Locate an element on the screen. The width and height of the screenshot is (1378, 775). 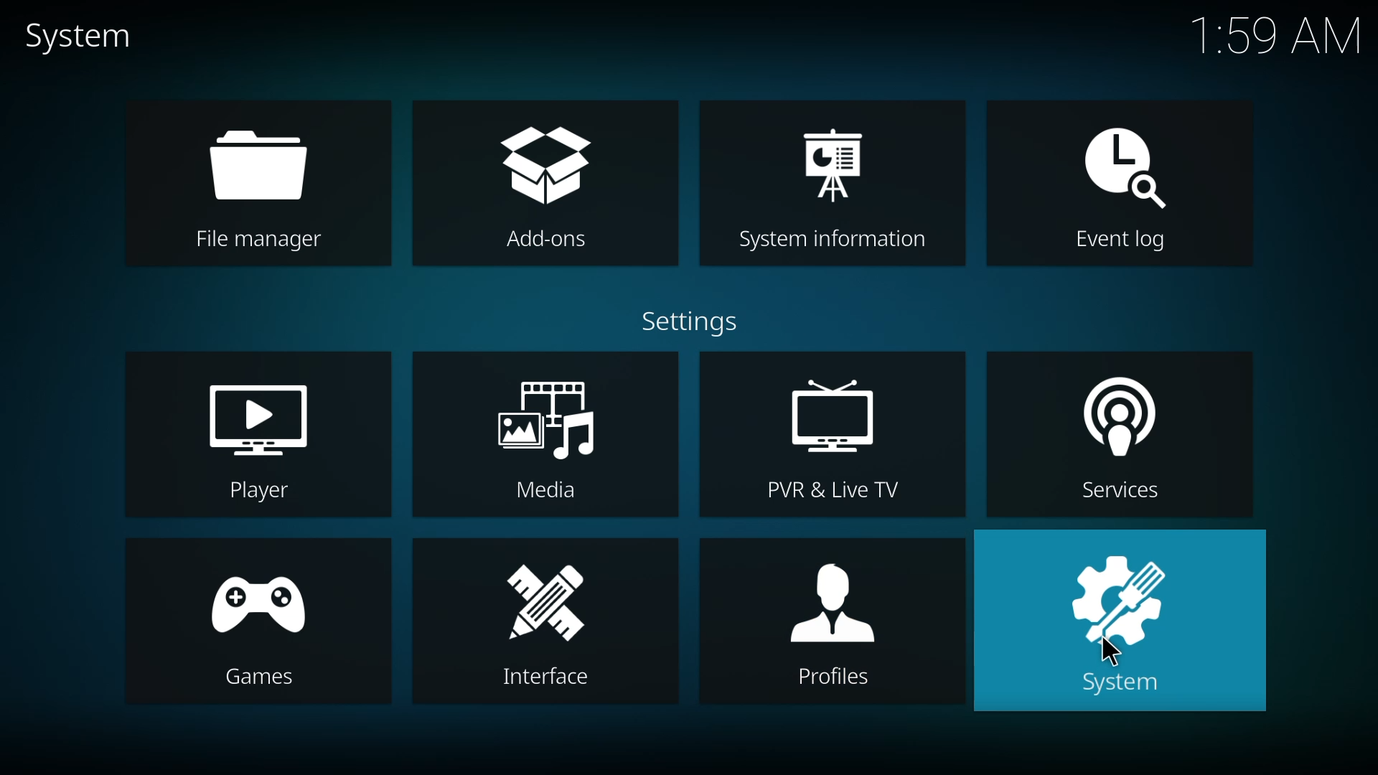
games is located at coordinates (263, 621).